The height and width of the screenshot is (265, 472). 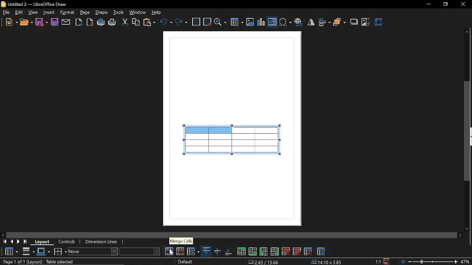 What do you see at coordinates (461, 235) in the screenshot?
I see `move right` at bounding box center [461, 235].